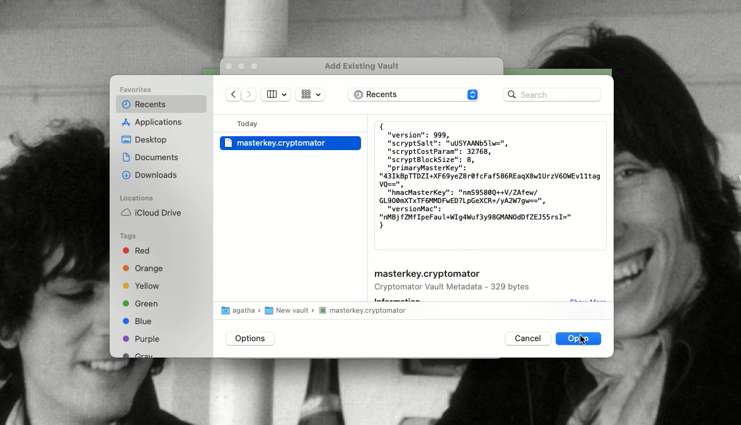 This screenshot has width=741, height=425. I want to click on Yellow, so click(143, 286).